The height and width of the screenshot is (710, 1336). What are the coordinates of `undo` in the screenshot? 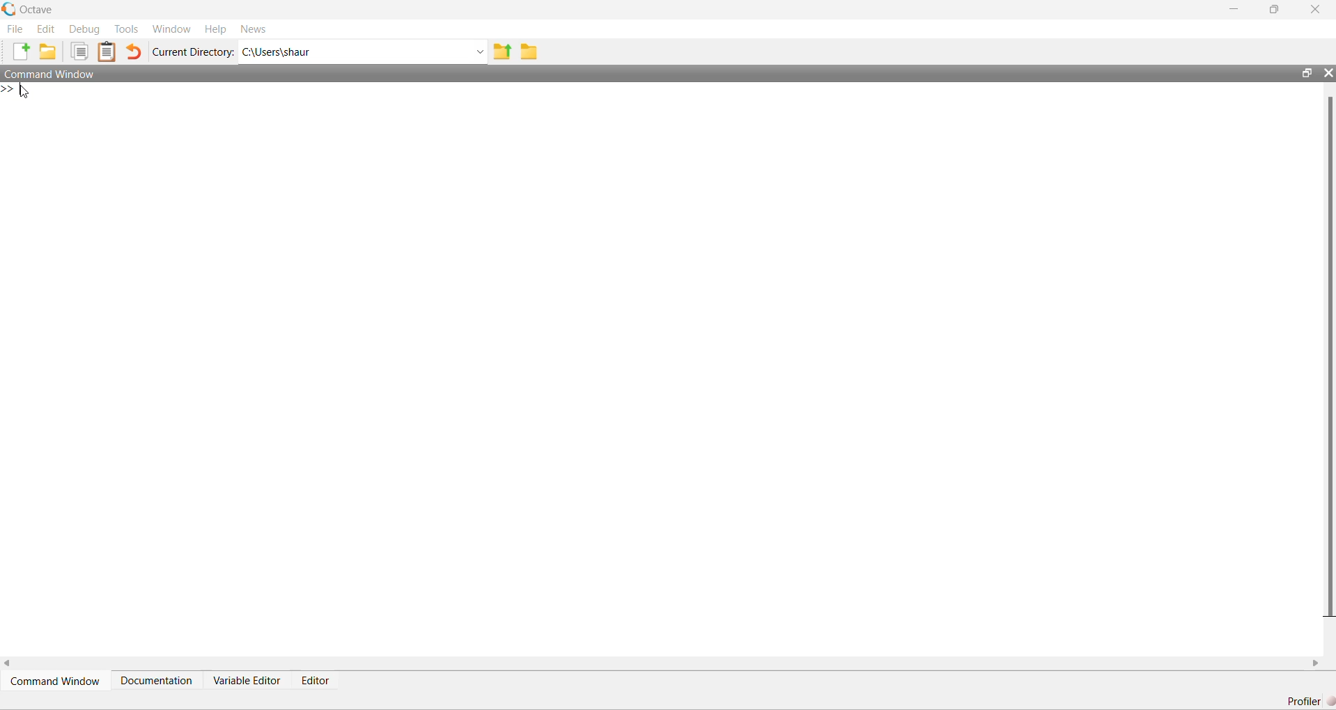 It's located at (134, 51).